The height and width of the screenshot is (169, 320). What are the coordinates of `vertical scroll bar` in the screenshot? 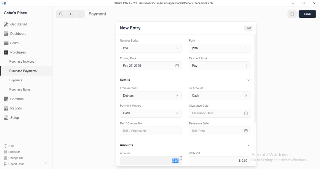 It's located at (255, 100).